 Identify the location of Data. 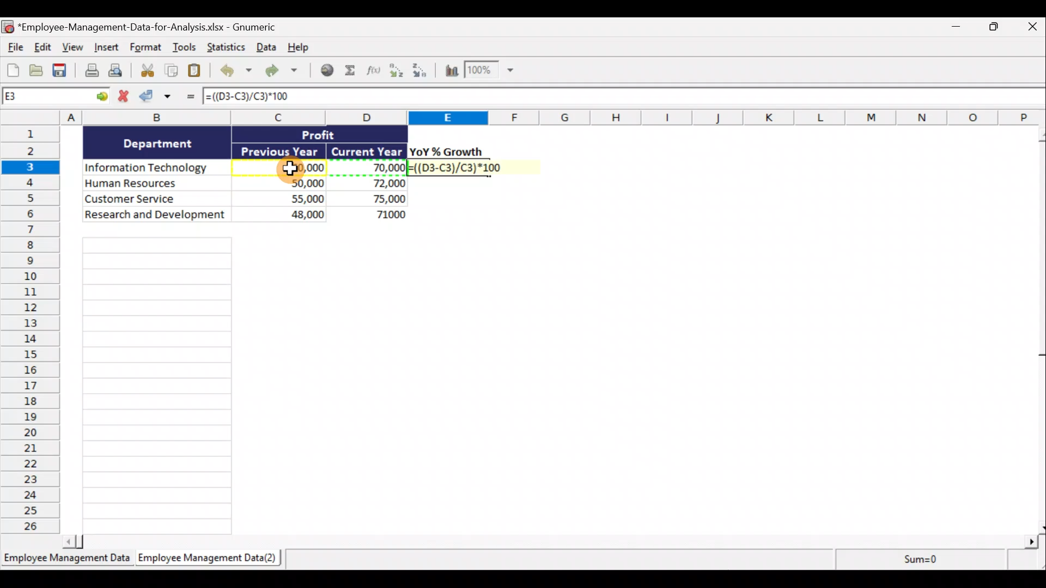
(264, 48).